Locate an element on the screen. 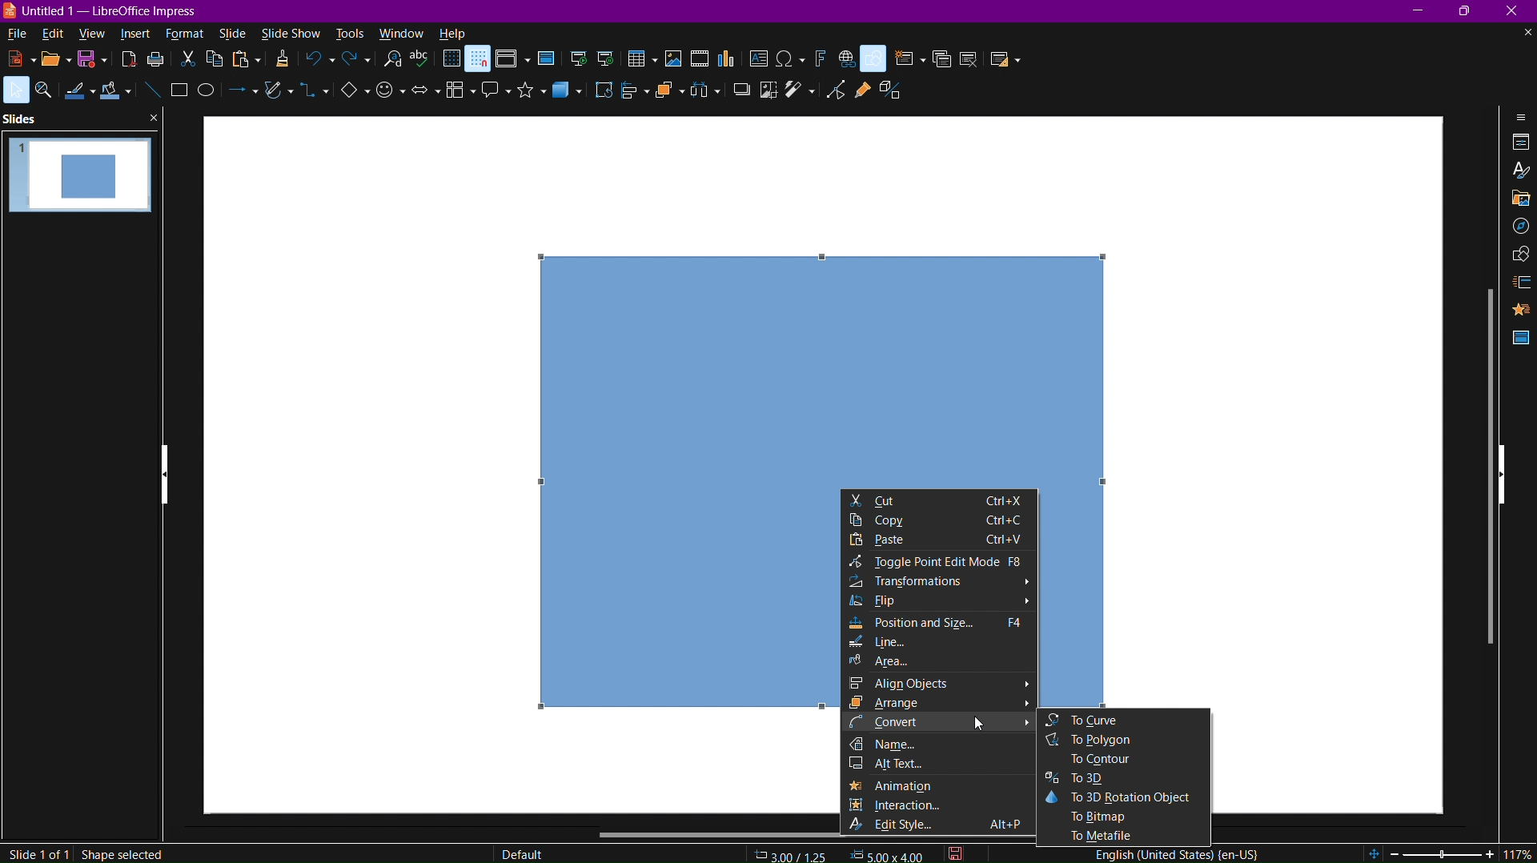 The image size is (1537, 863). view is located at coordinates (94, 35).